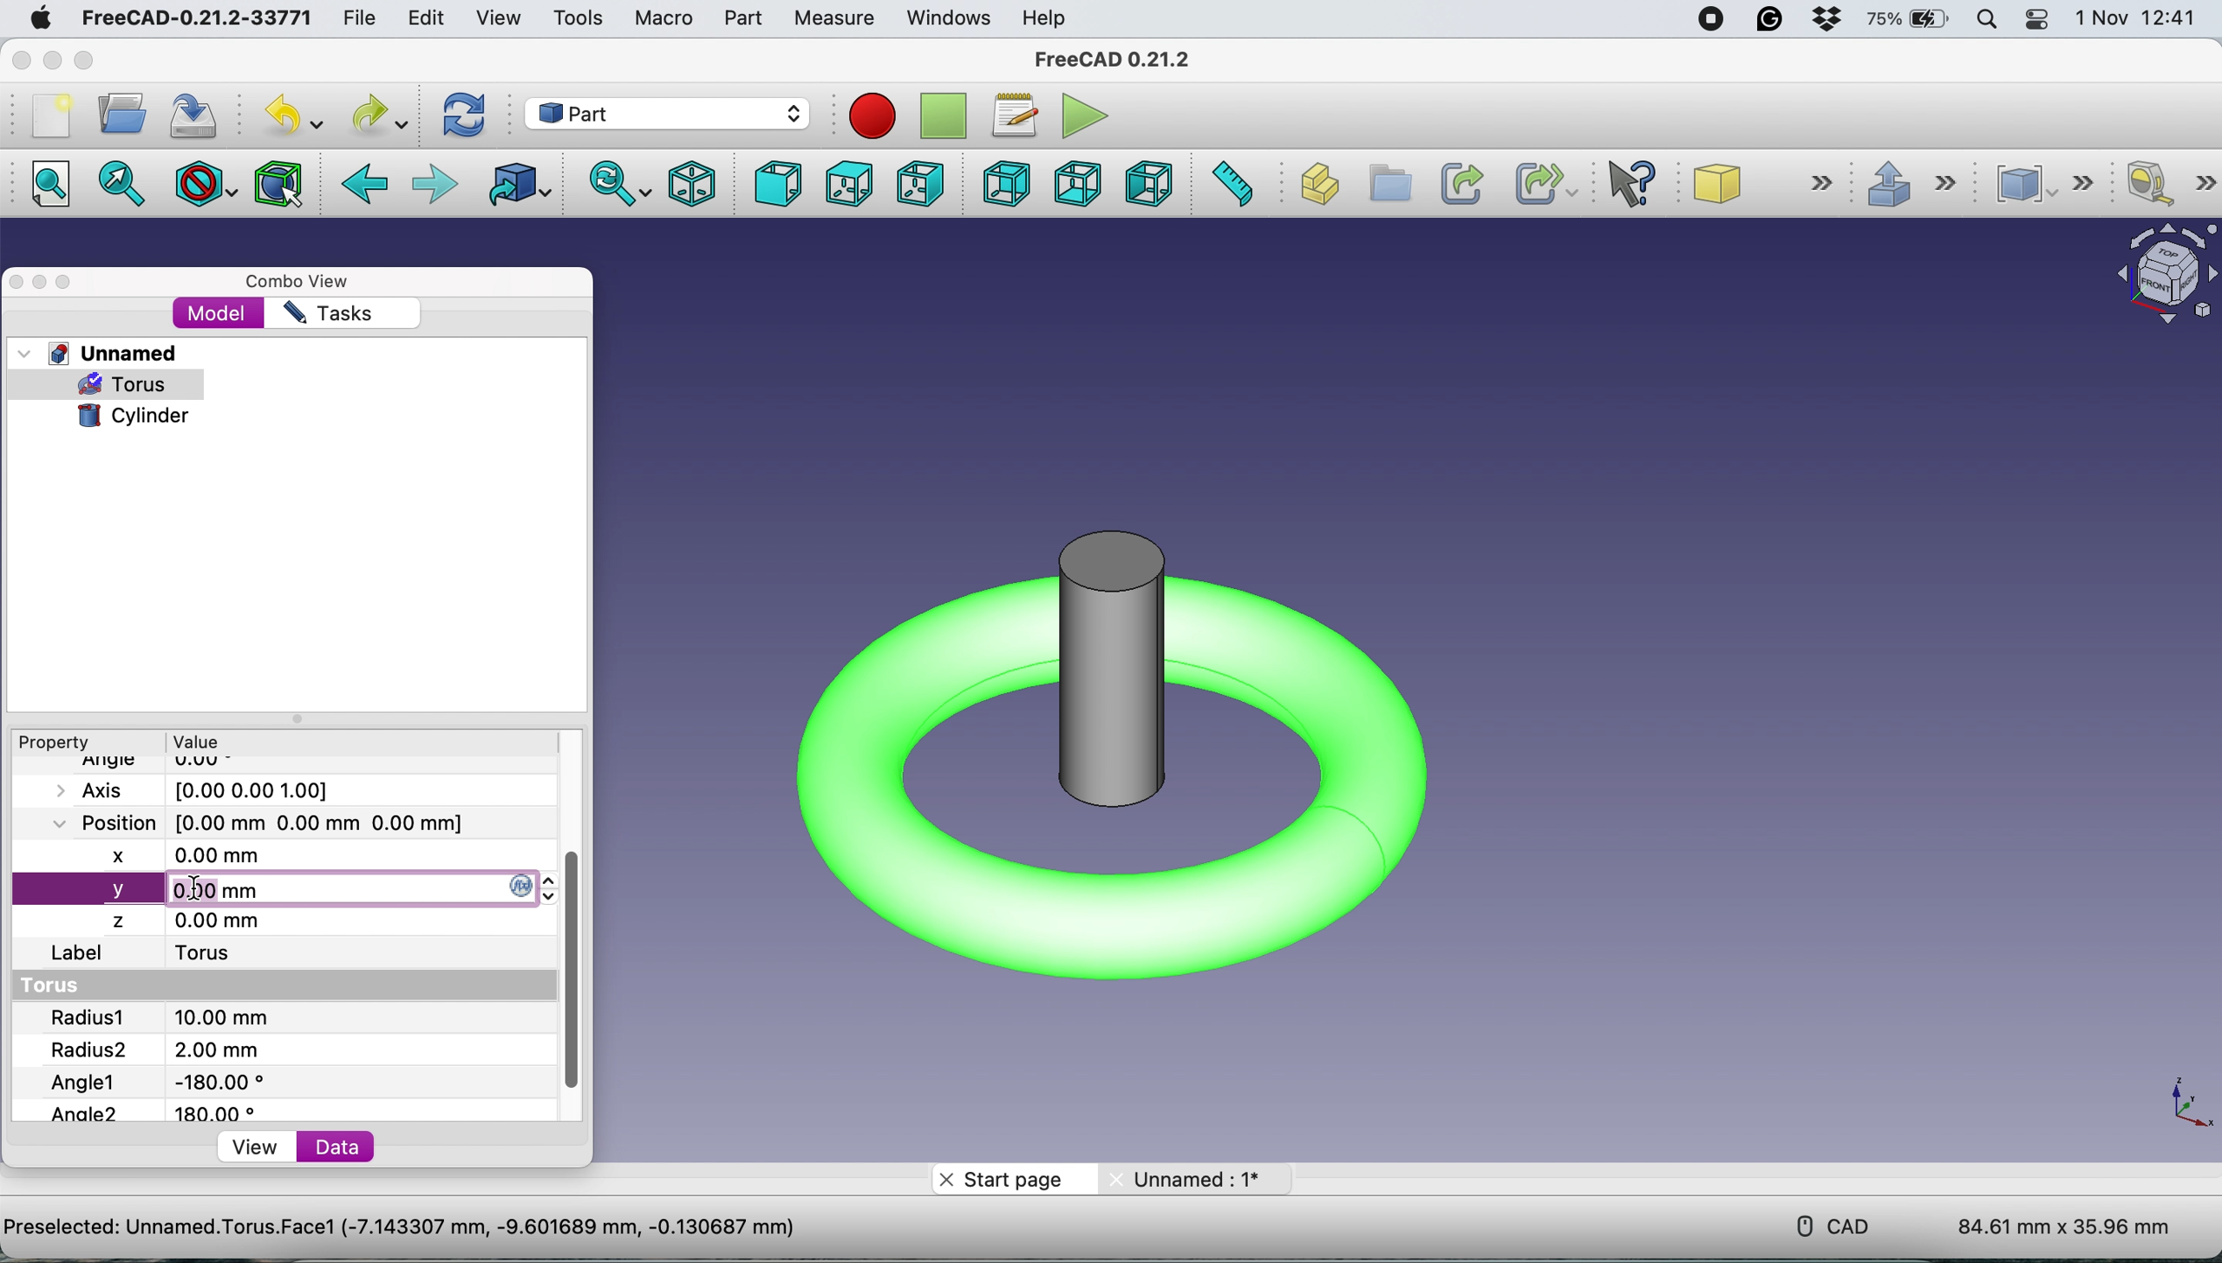  Describe the element at coordinates (872, 115) in the screenshot. I see `recroding macros` at that location.